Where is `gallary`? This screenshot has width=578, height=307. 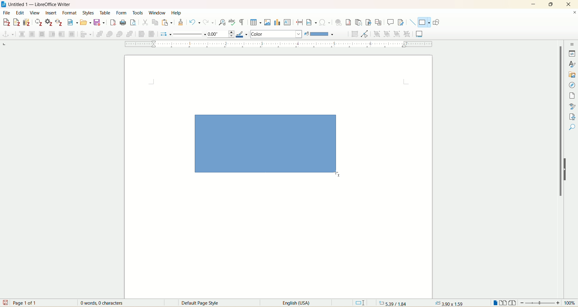
gallary is located at coordinates (573, 75).